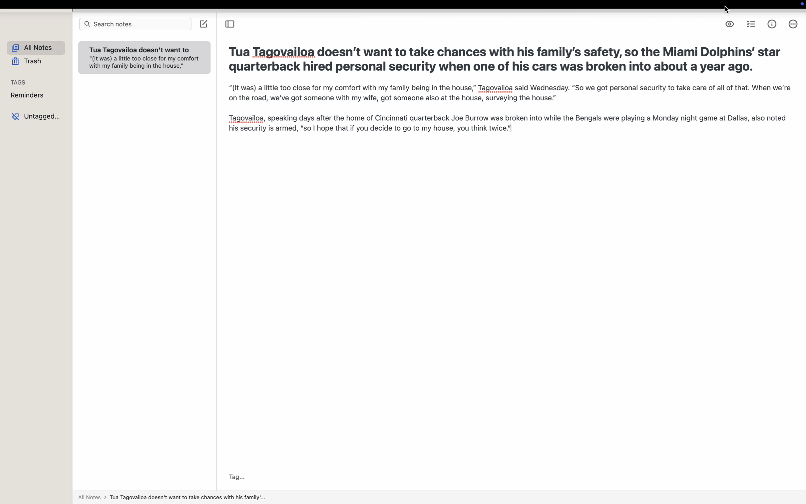  I want to click on trash, so click(24, 61).